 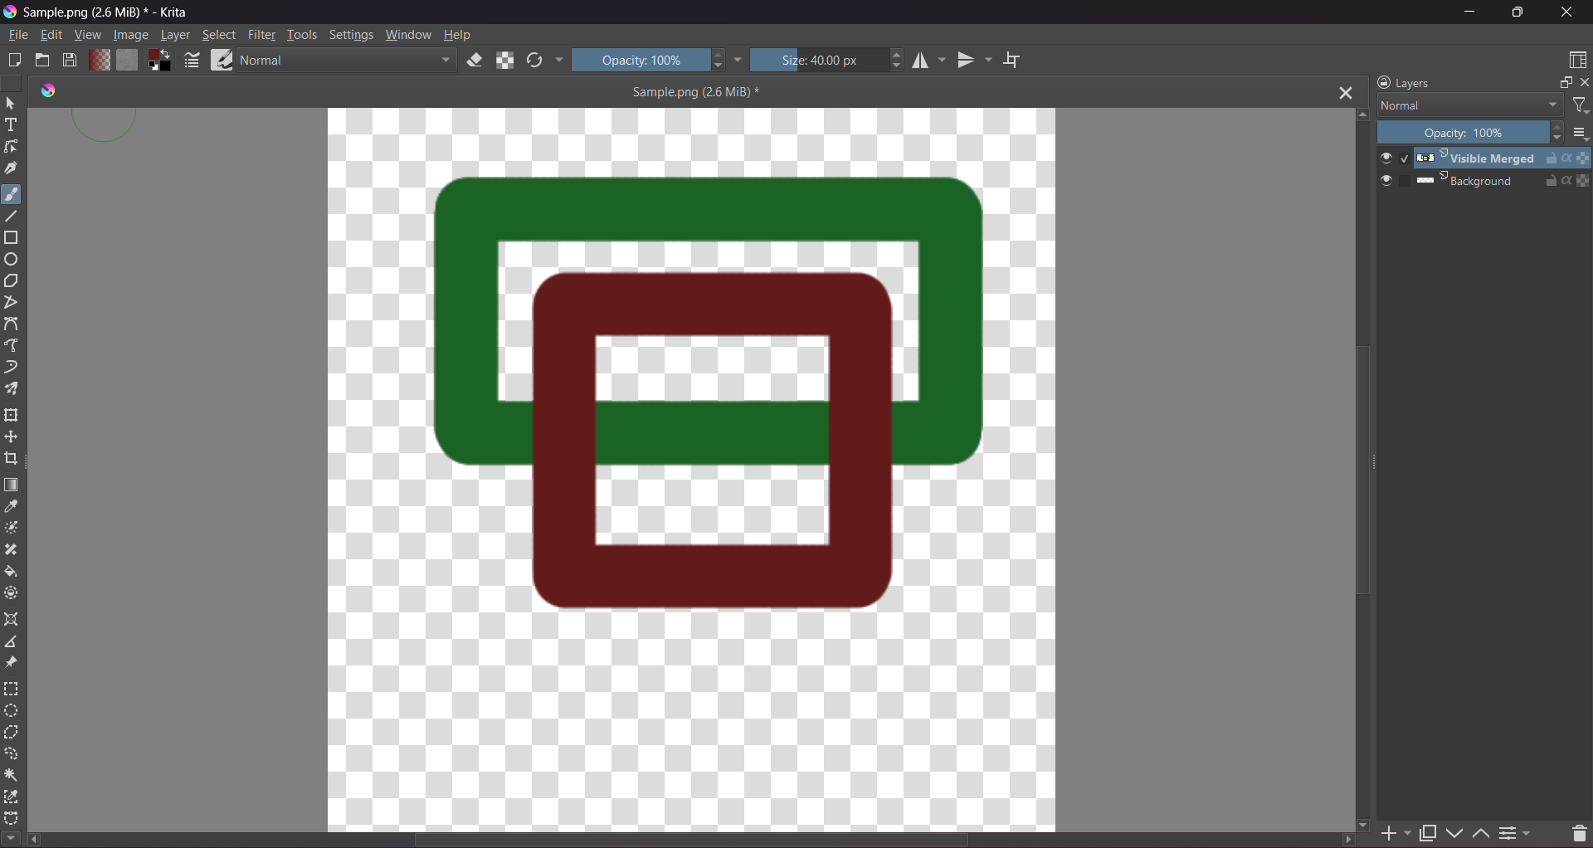 I want to click on Preset Alpha, so click(x=508, y=60).